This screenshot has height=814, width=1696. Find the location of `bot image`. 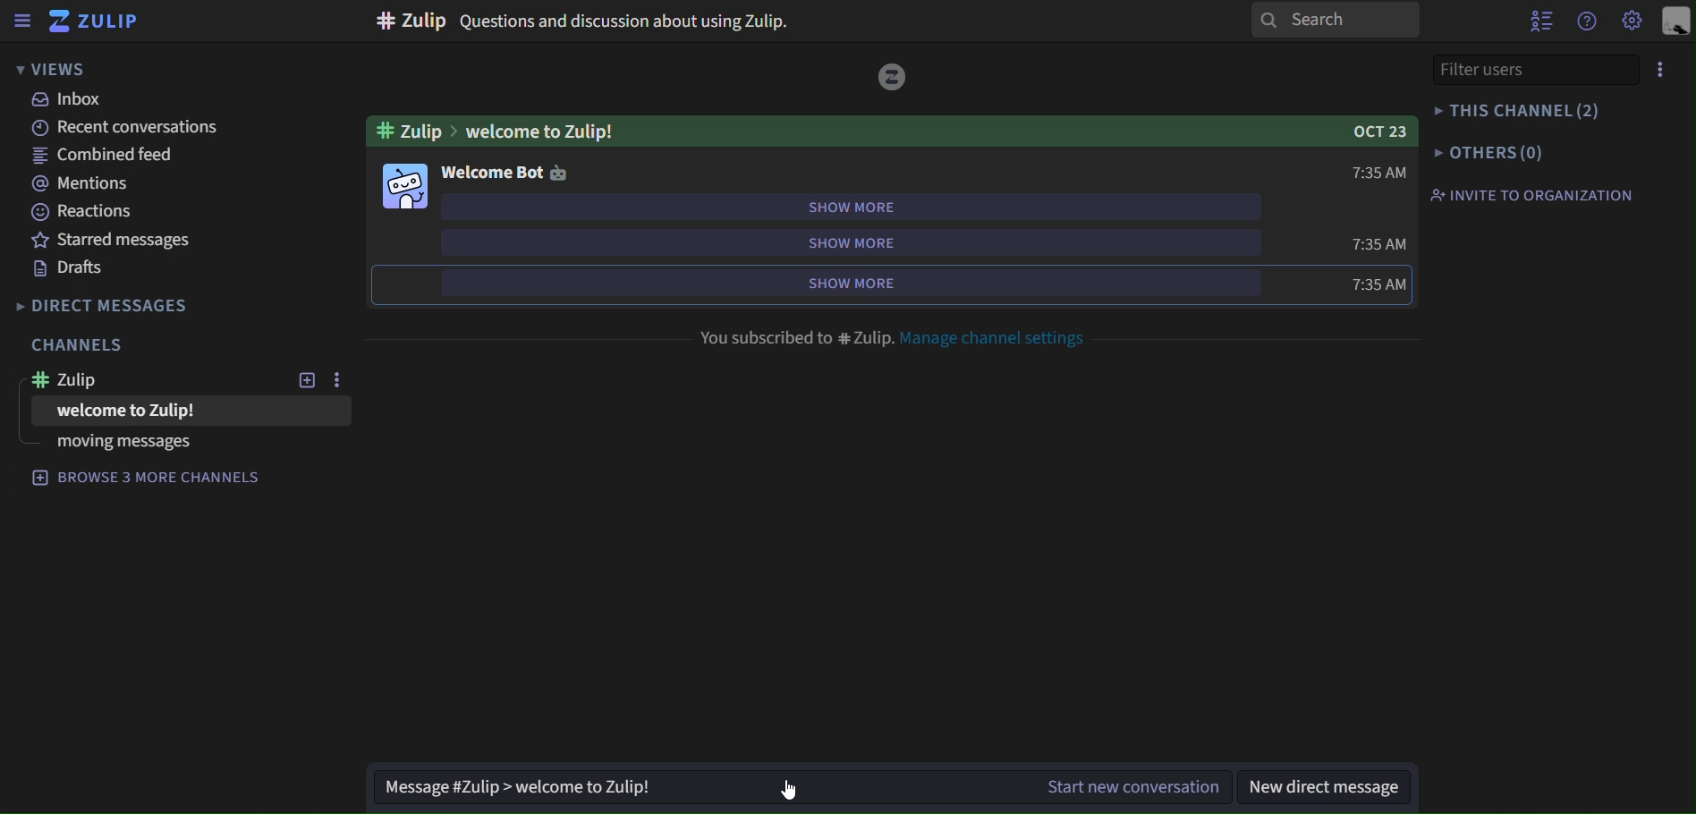

bot image is located at coordinates (405, 188).